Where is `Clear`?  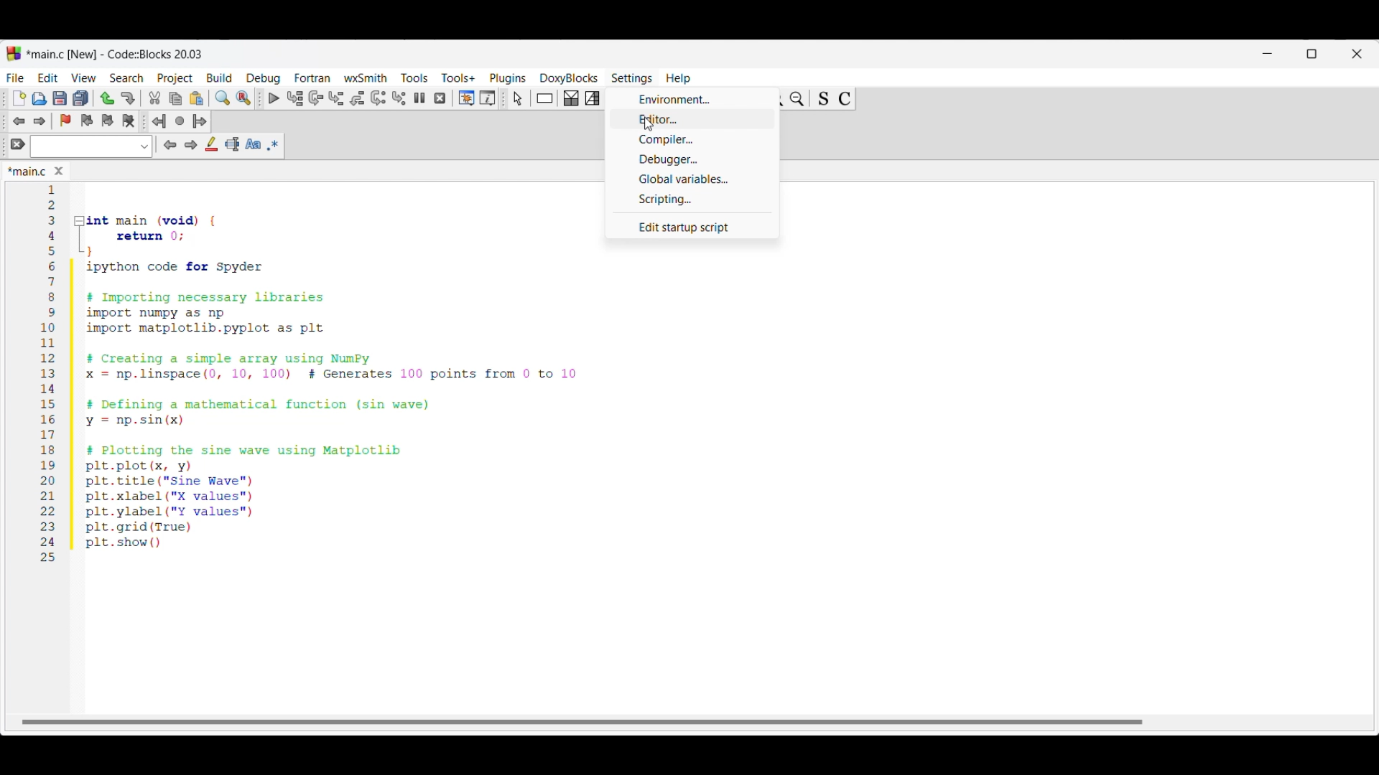 Clear is located at coordinates (18, 144).